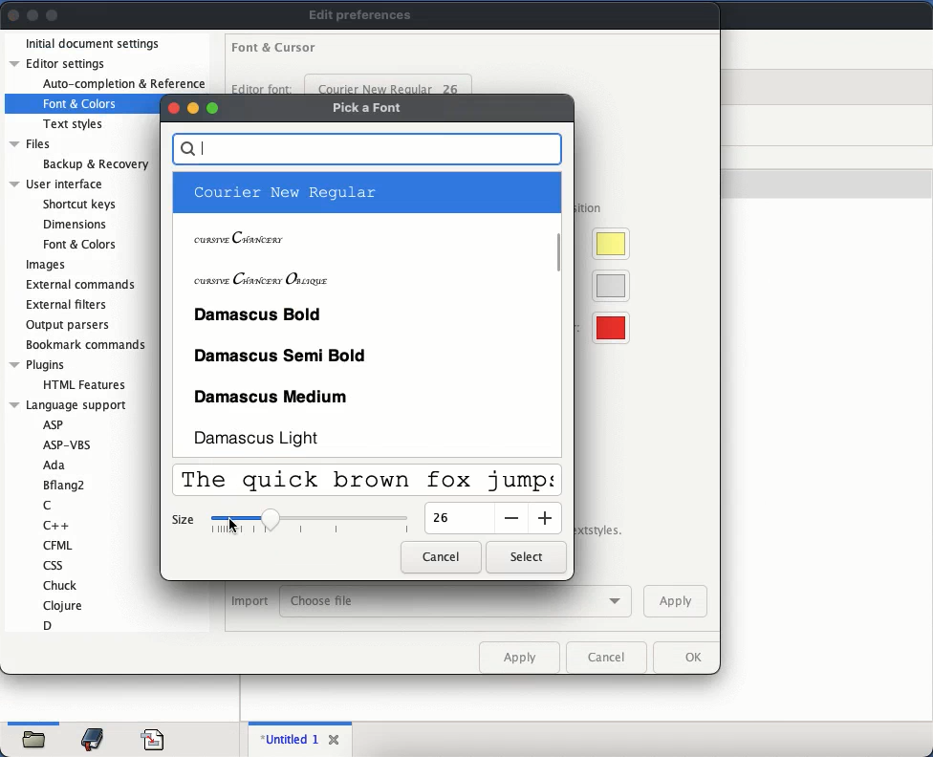 The height and width of the screenshot is (757, 933). What do you see at coordinates (285, 191) in the screenshot?
I see `Courier New Regular` at bounding box center [285, 191].